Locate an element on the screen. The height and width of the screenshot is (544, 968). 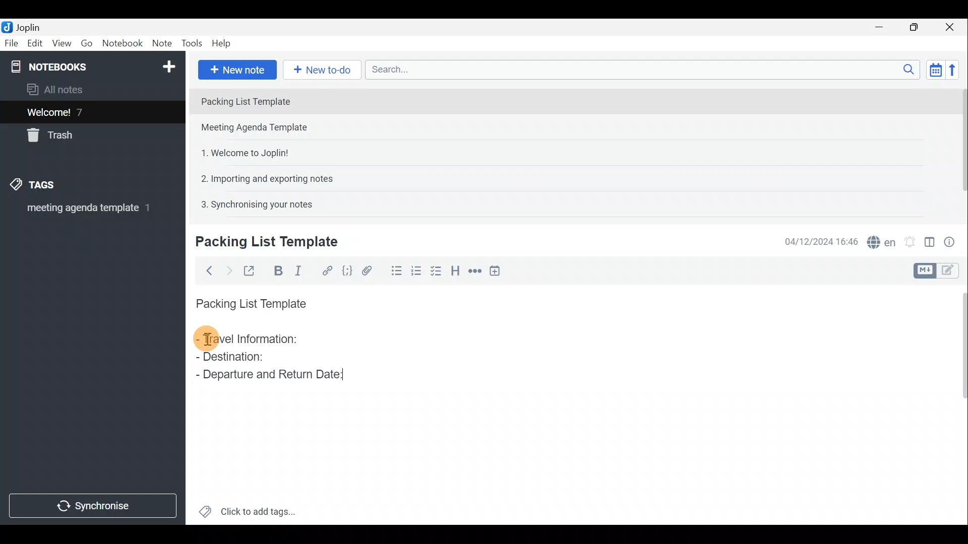
Note properties is located at coordinates (953, 240).